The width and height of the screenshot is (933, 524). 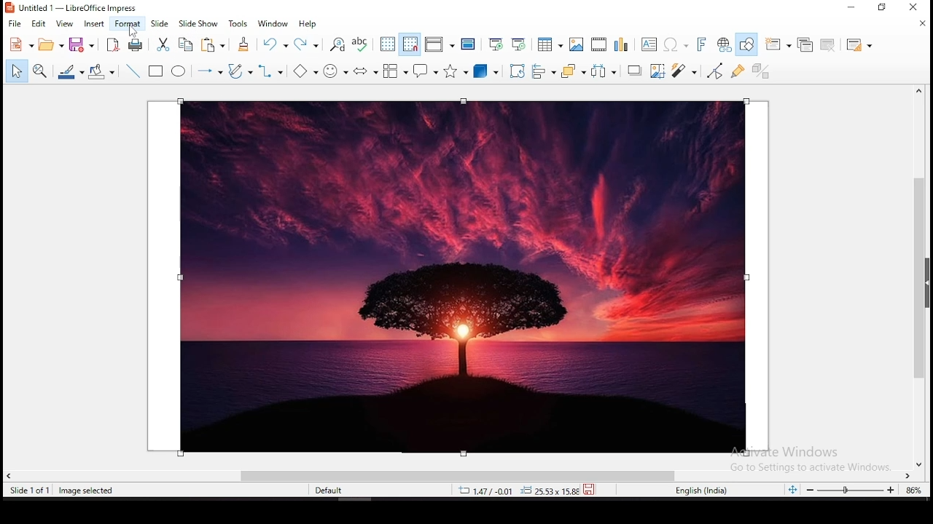 I want to click on distribute, so click(x=604, y=72).